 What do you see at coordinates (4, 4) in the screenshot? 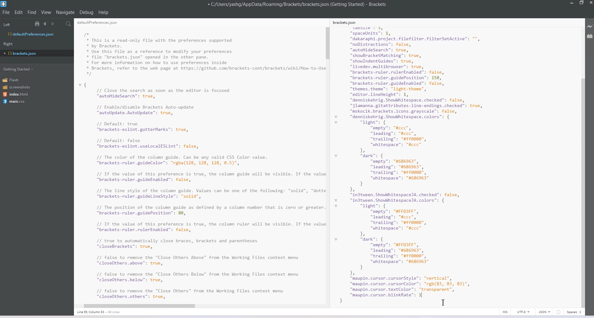
I see `Logo` at bounding box center [4, 4].